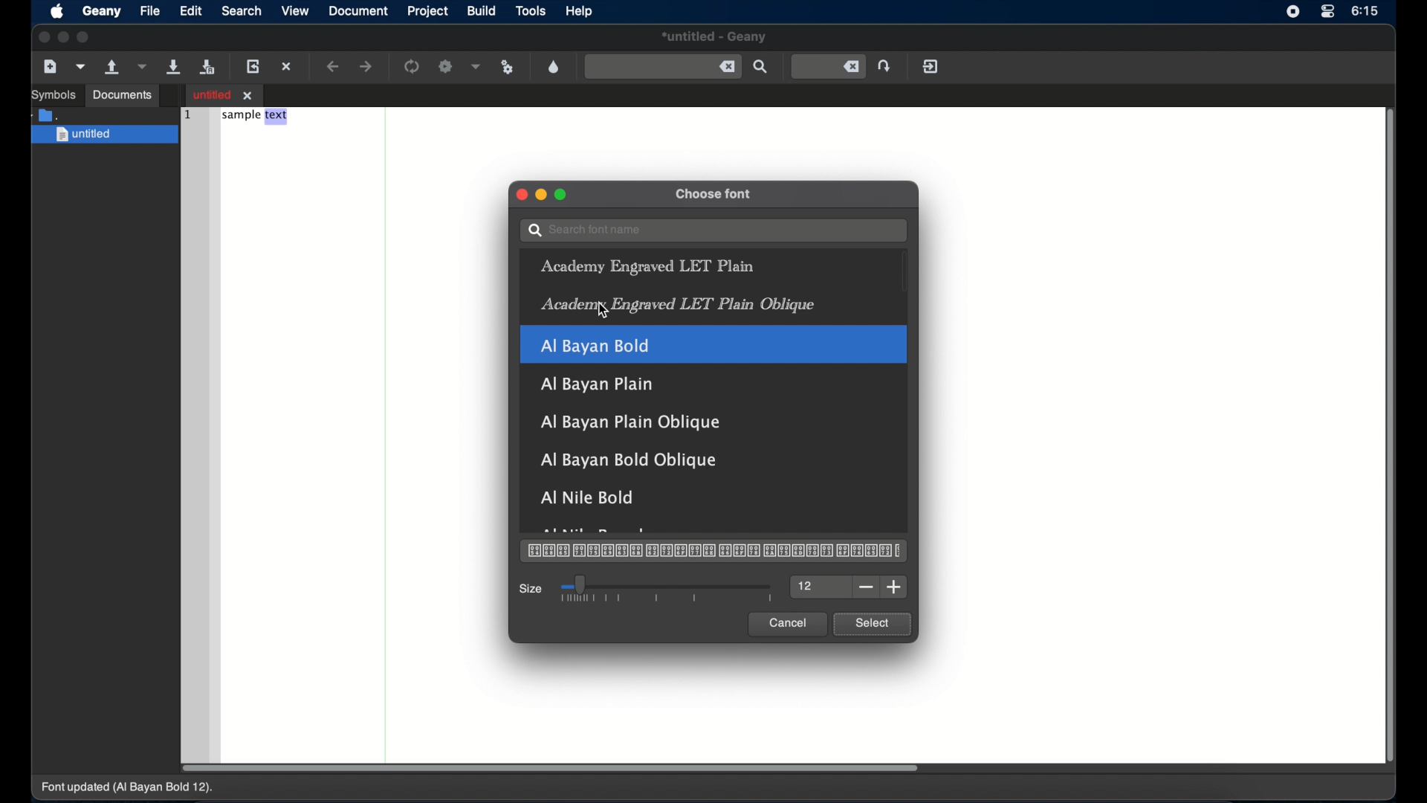 The image size is (1427, 803). I want to click on 12, so click(808, 587).